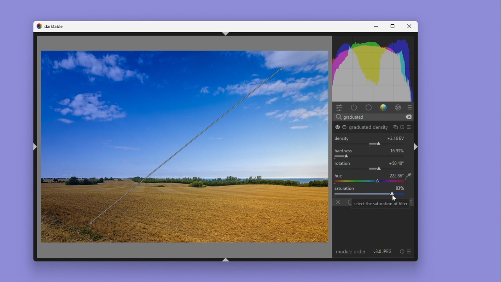  I want to click on multiple instances, so click(395, 127).